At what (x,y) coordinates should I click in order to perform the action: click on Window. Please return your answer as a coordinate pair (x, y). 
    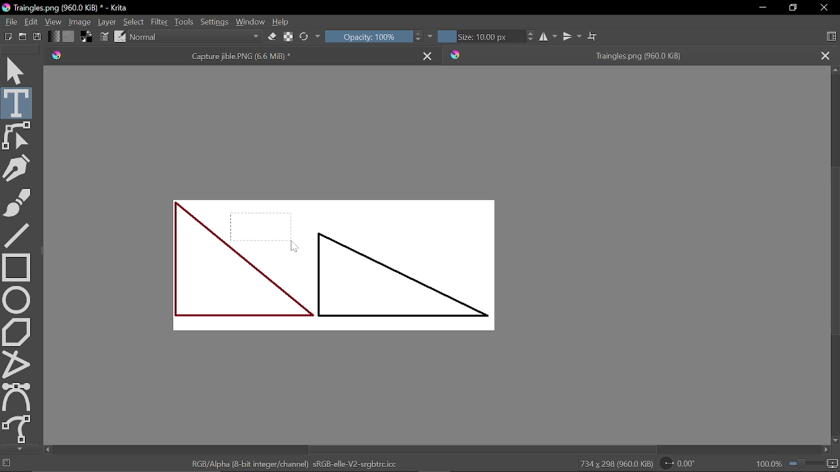
    Looking at the image, I should click on (251, 23).